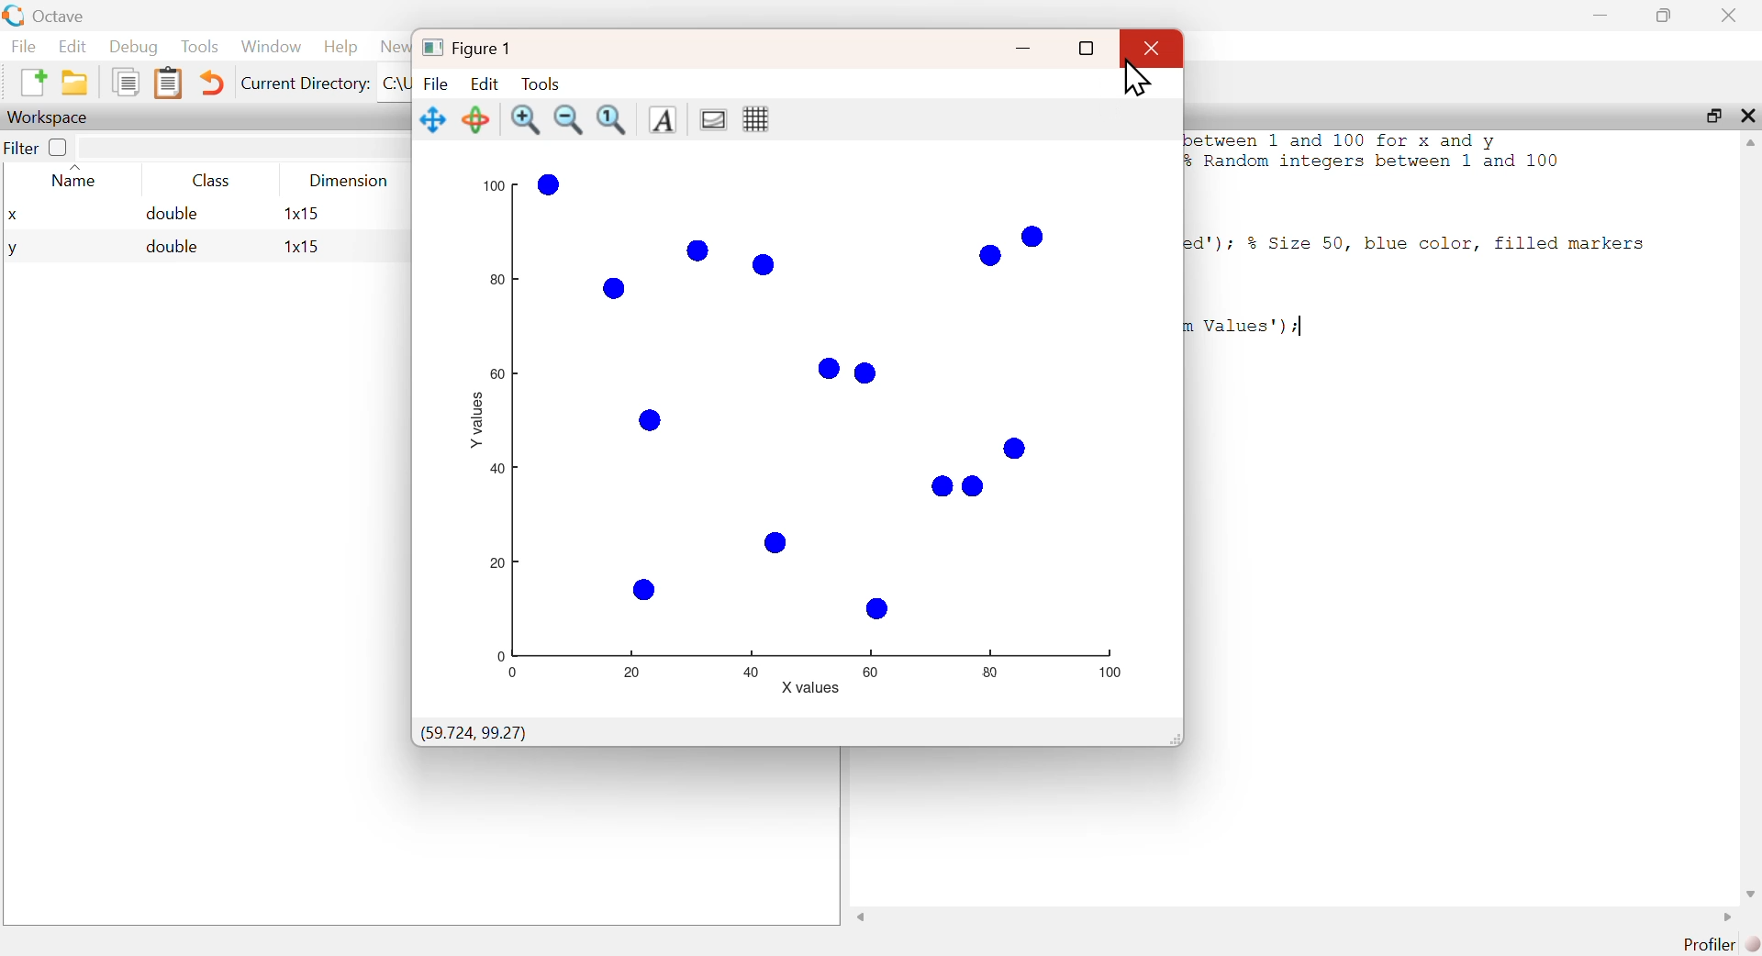  I want to click on Filter, so click(40, 147).